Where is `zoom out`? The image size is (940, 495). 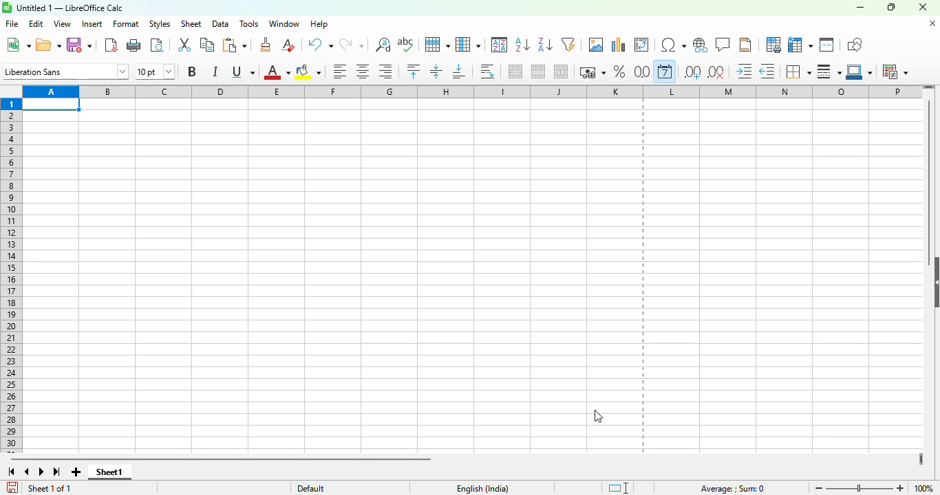 zoom out is located at coordinates (819, 488).